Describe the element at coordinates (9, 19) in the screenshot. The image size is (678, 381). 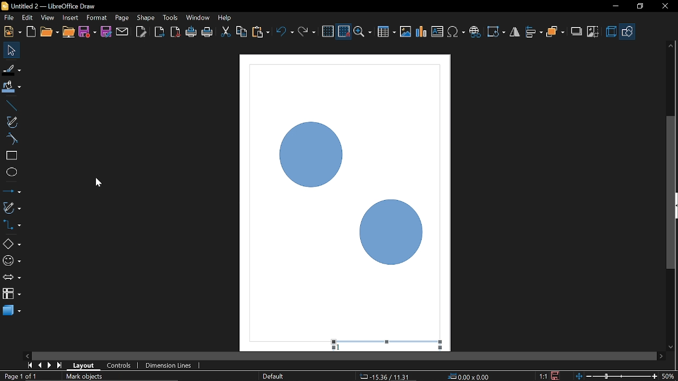
I see `file` at that location.